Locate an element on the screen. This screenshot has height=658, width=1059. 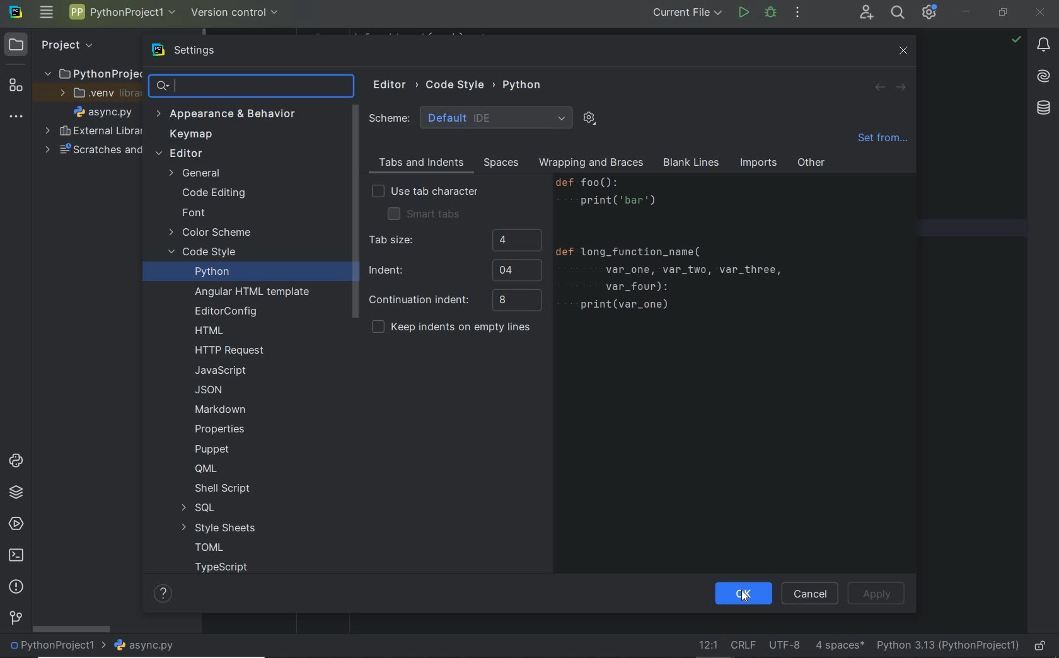
file encoding is located at coordinates (785, 644).